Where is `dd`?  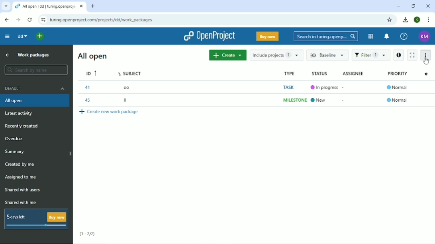 dd is located at coordinates (23, 36).